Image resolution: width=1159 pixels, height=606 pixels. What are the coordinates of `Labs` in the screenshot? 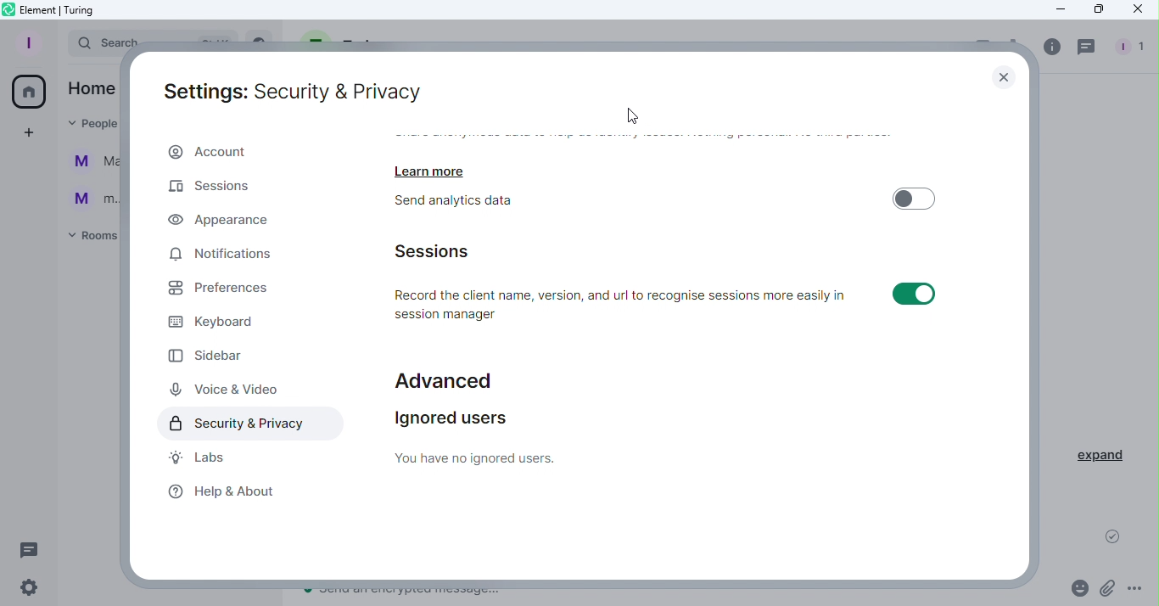 It's located at (198, 457).